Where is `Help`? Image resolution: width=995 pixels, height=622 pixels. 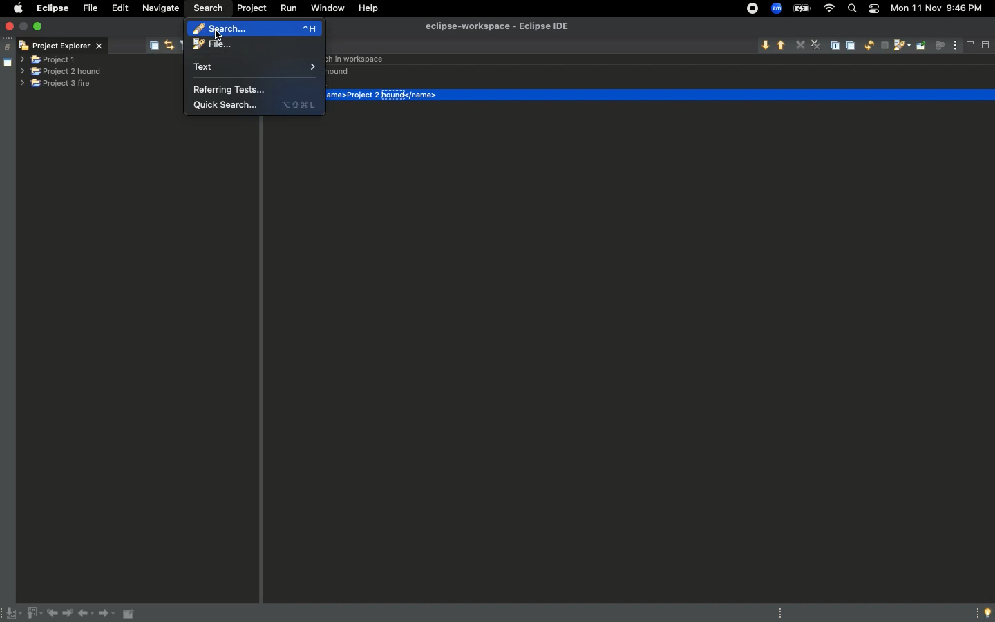
Help is located at coordinates (373, 9).